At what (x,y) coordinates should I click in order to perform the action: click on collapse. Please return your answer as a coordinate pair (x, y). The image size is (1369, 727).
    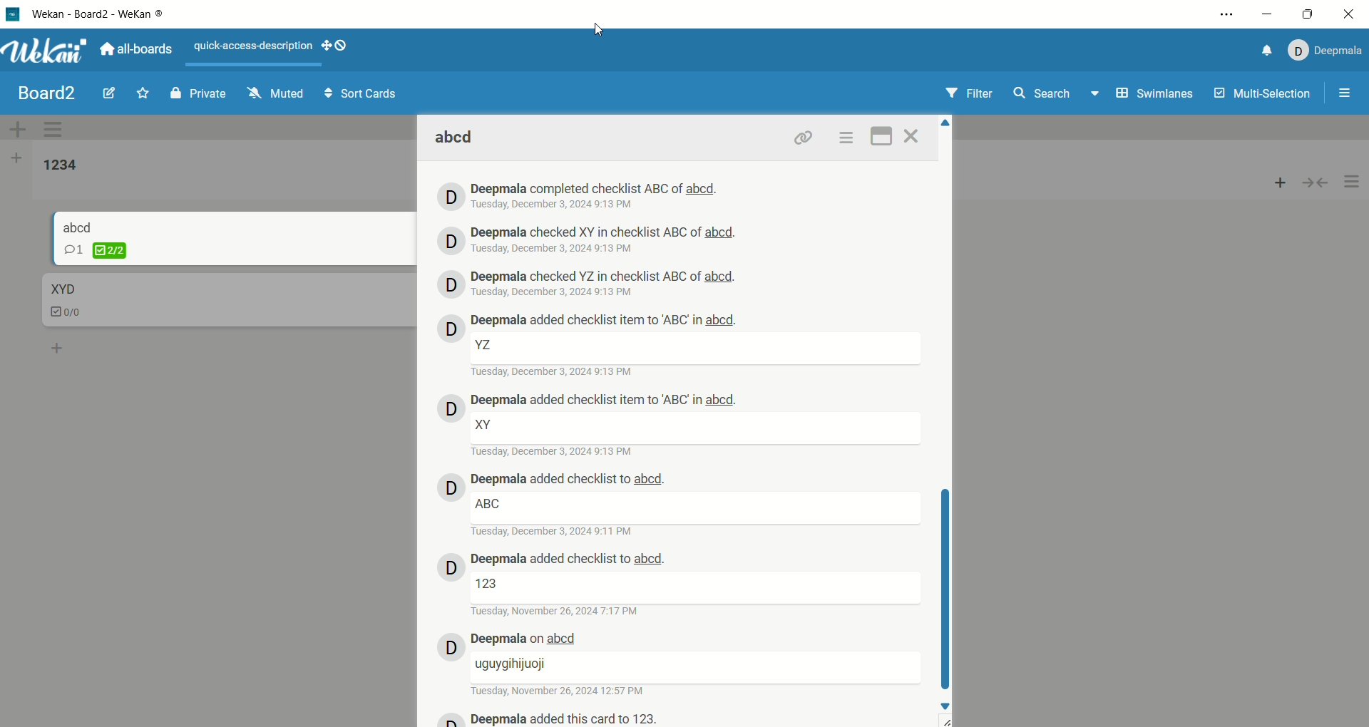
    Looking at the image, I should click on (1321, 181).